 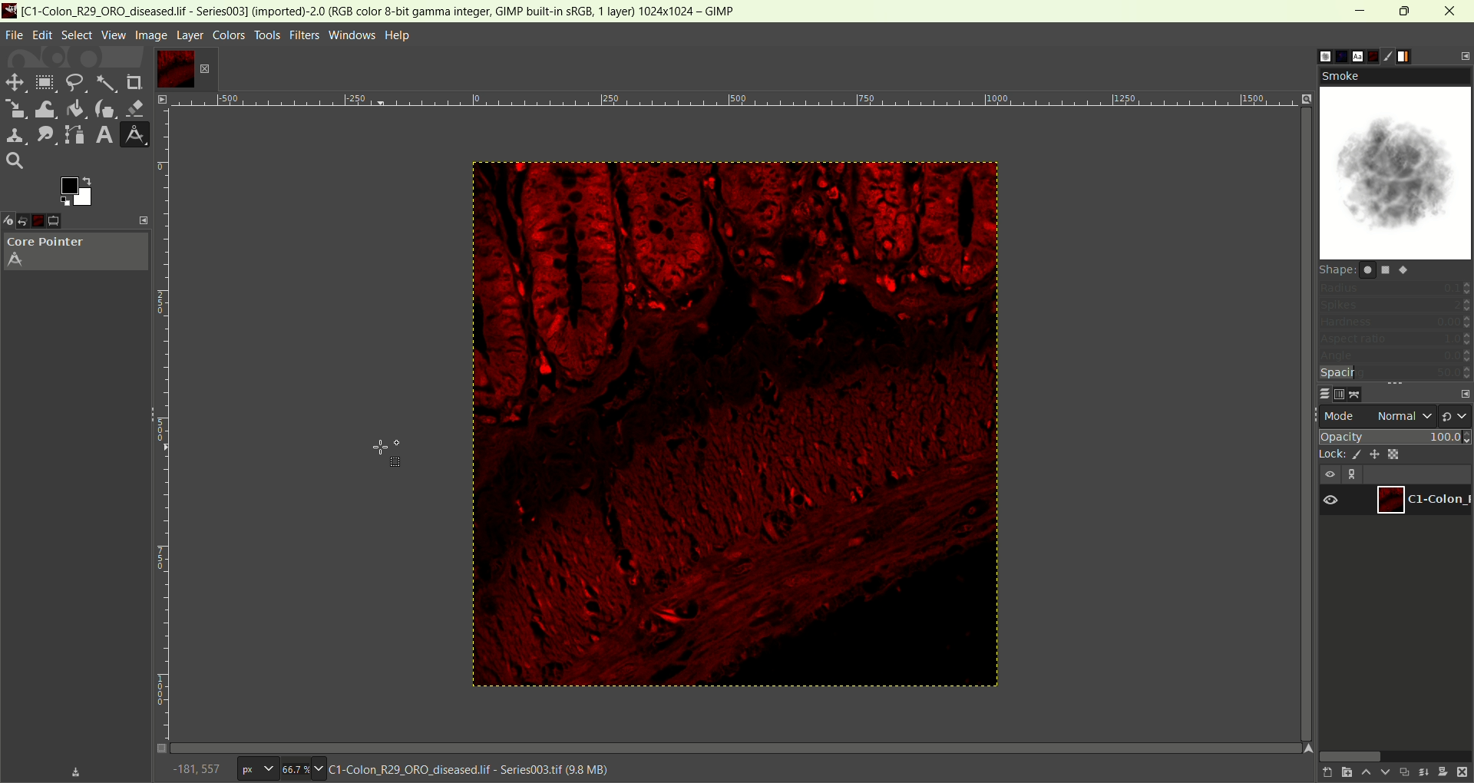 I want to click on horizontal scroll bar, so click(x=1393, y=755).